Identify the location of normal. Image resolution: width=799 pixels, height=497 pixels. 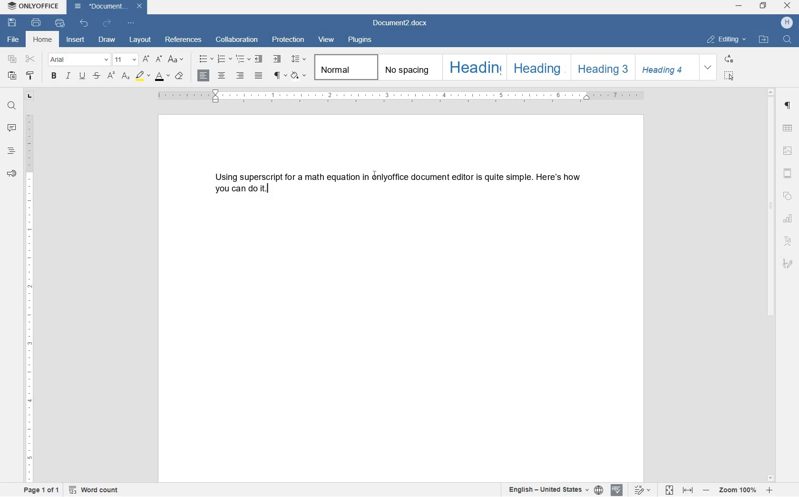
(344, 68).